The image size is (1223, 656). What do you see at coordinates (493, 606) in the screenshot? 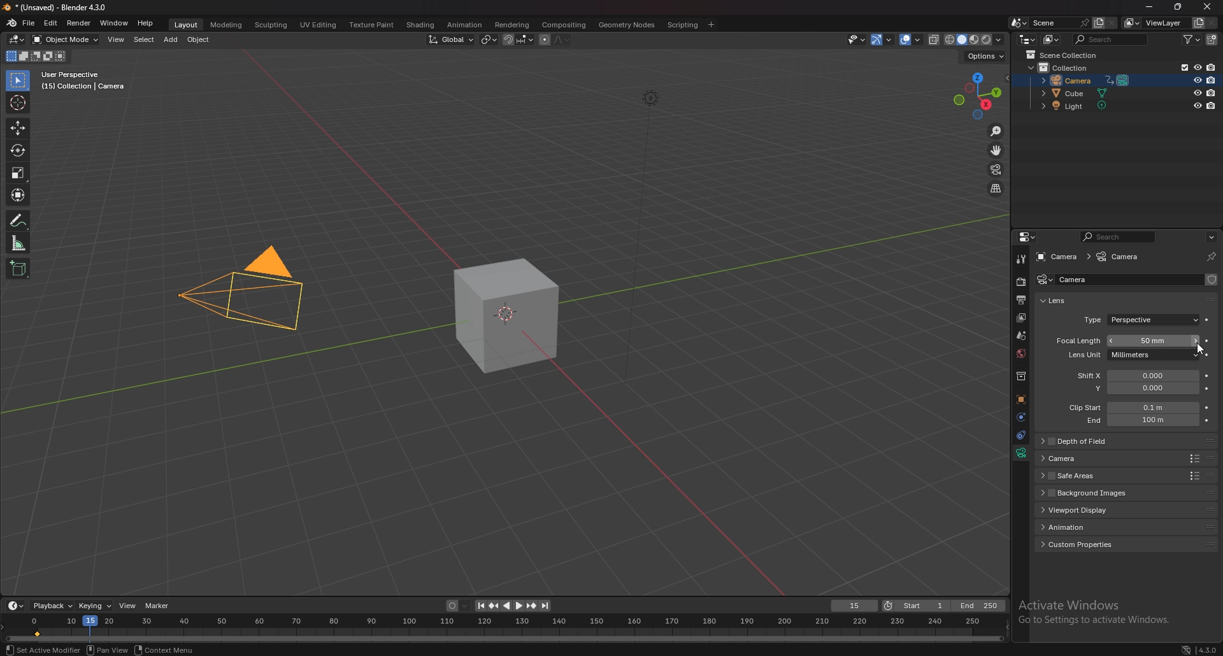
I see `jump to keyframe` at bounding box center [493, 606].